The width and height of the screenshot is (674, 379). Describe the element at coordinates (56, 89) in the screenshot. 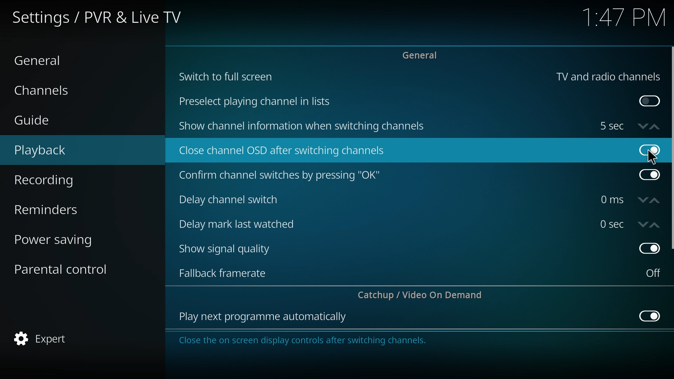

I see `channels` at that location.